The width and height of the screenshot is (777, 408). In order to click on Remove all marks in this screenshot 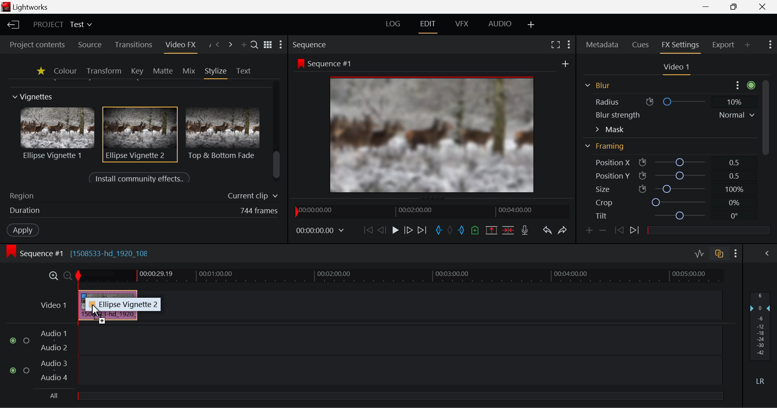, I will do `click(450, 229)`.